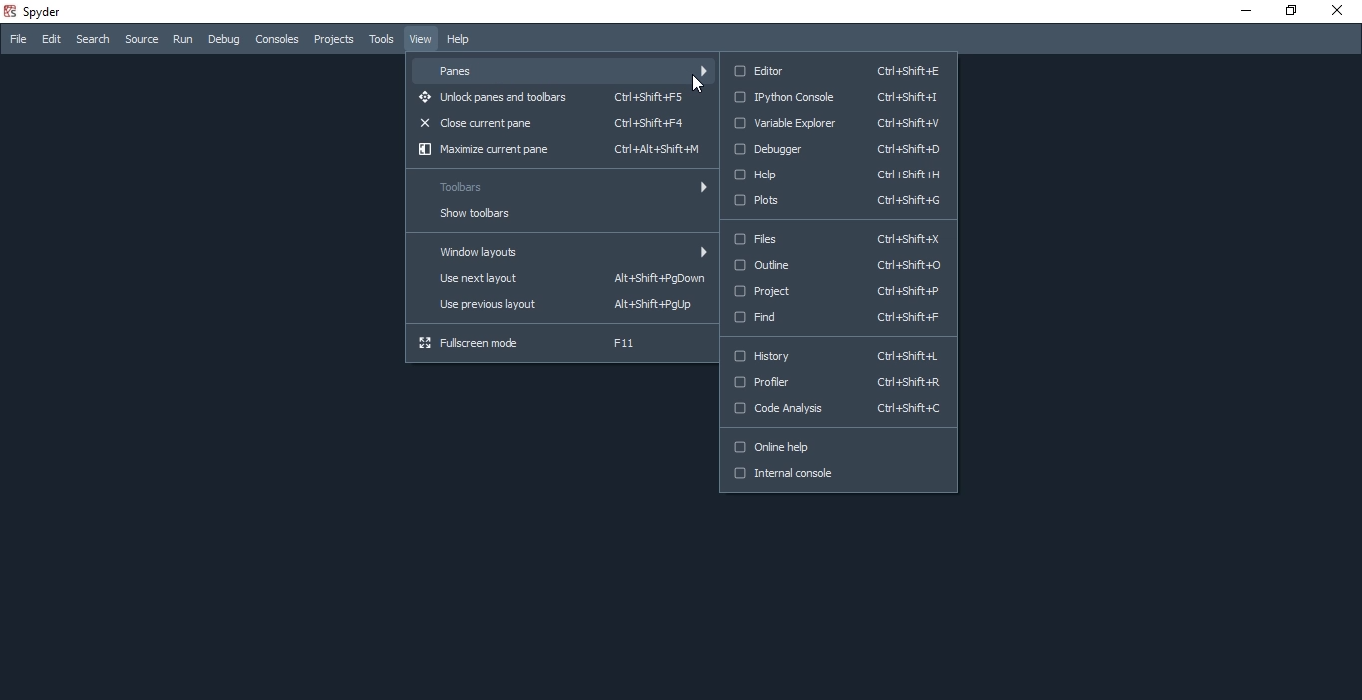 Image resolution: width=1362 pixels, height=700 pixels. What do you see at coordinates (558, 280) in the screenshot?
I see `Use next layout` at bounding box center [558, 280].